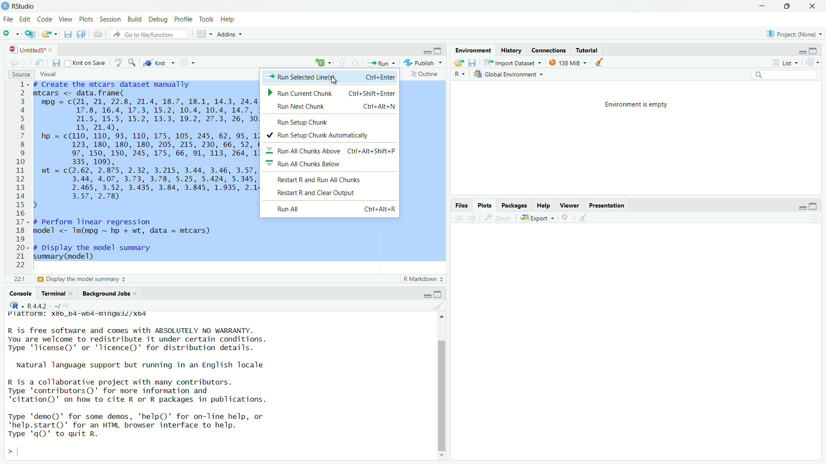  What do you see at coordinates (442, 396) in the screenshot?
I see `scroll bar` at bounding box center [442, 396].